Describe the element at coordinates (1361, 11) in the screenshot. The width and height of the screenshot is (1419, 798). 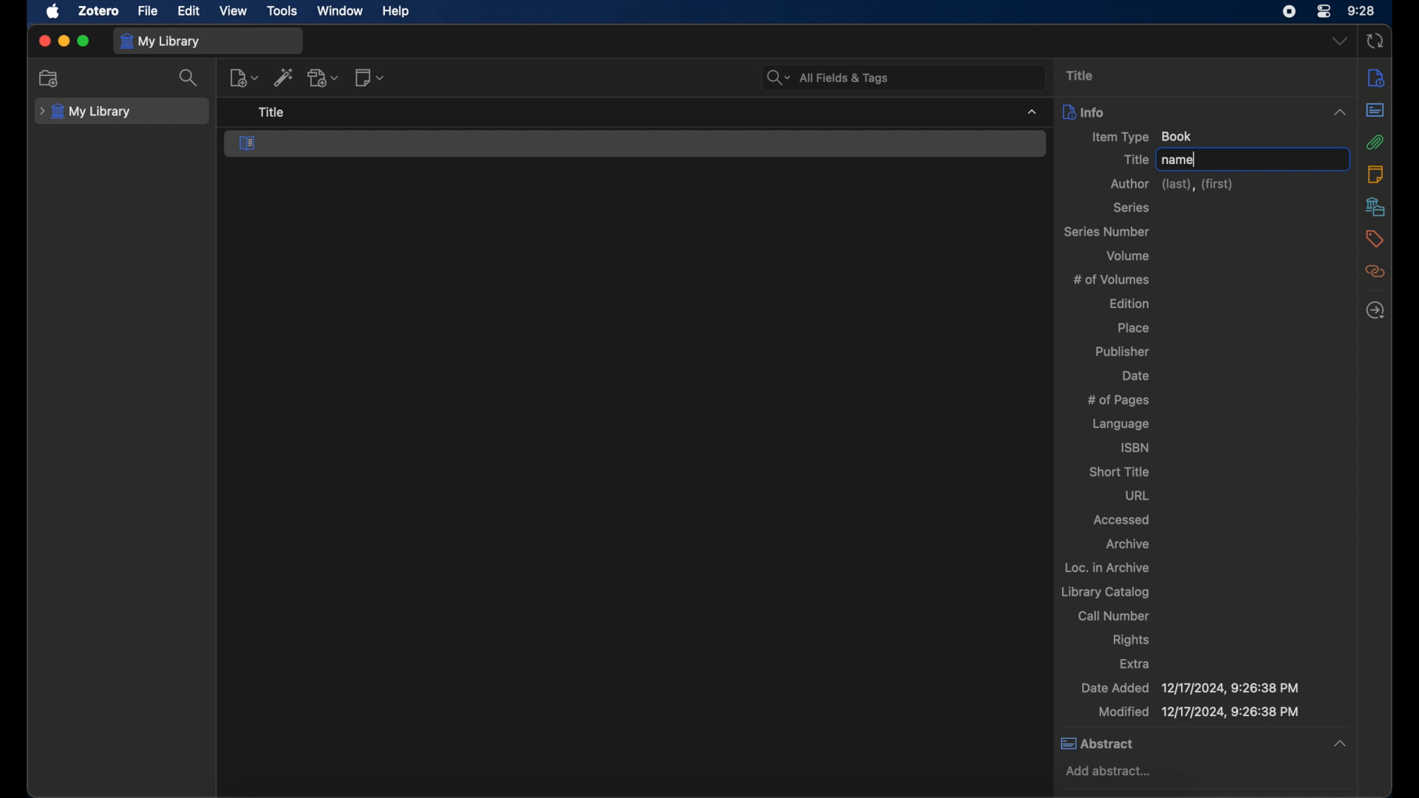
I see `time` at that location.